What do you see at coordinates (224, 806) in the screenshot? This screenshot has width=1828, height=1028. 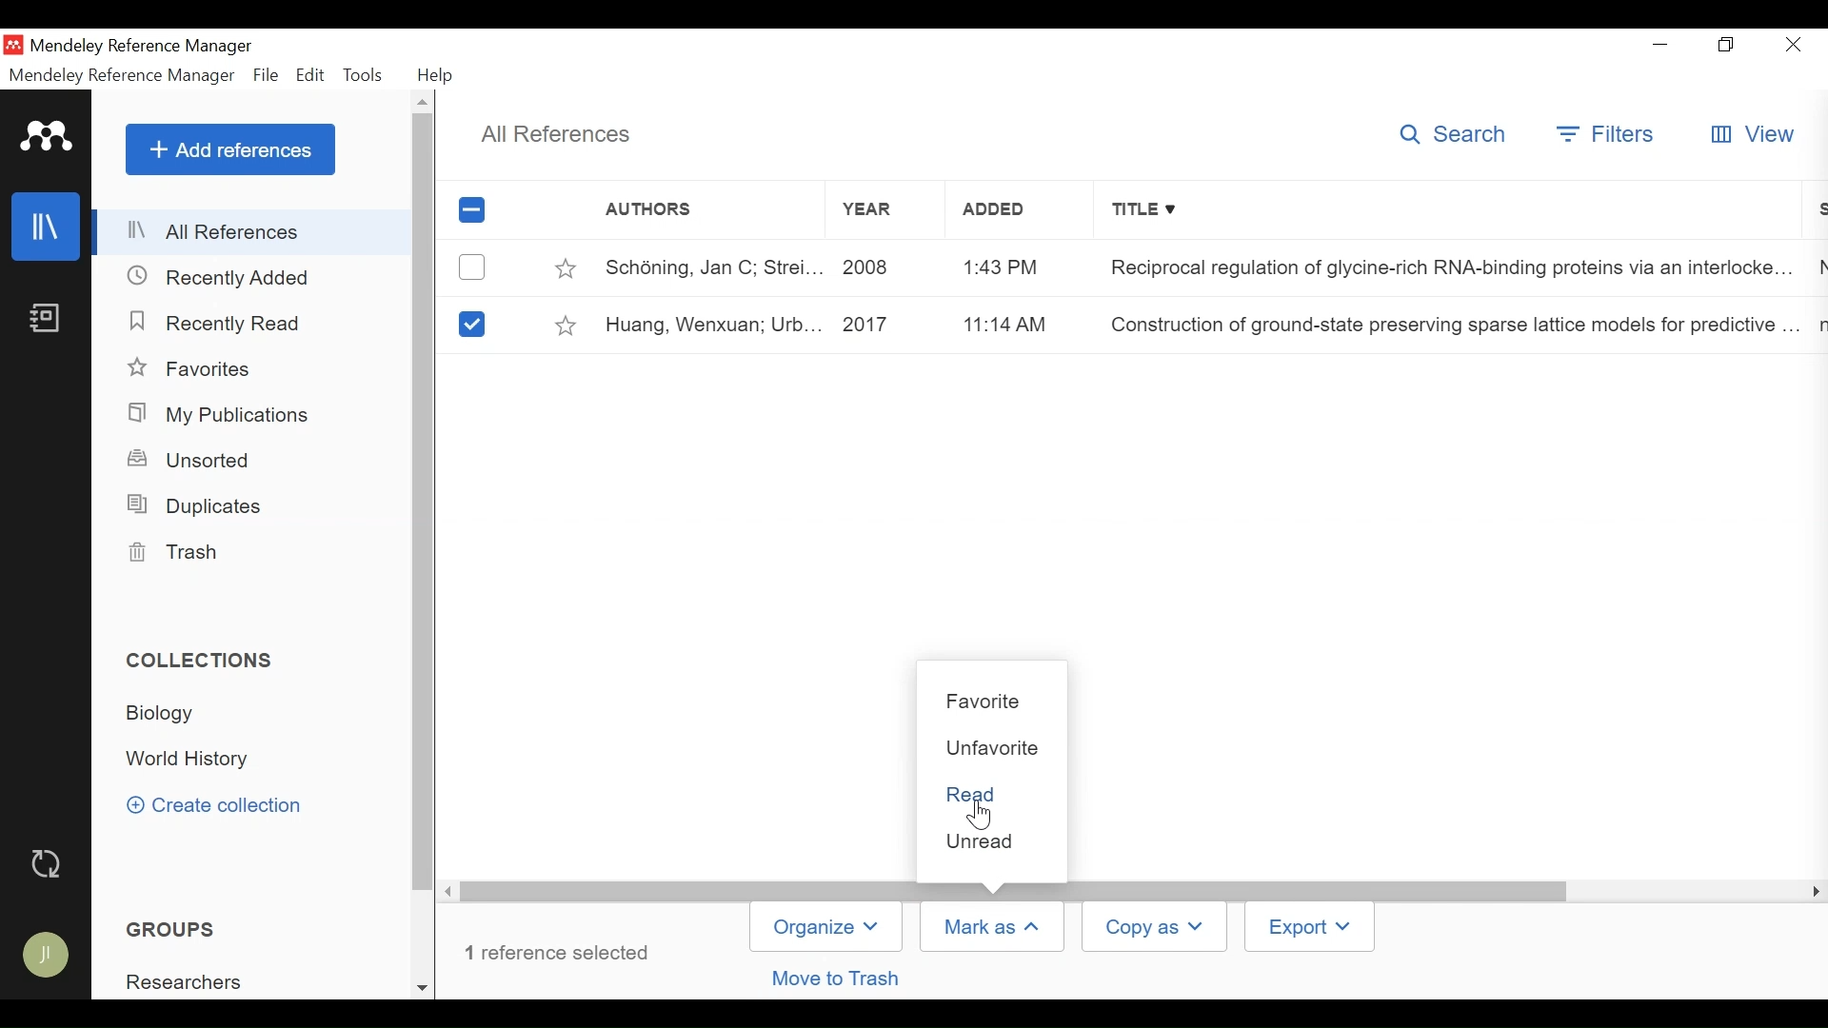 I see `Create Collection` at bounding box center [224, 806].